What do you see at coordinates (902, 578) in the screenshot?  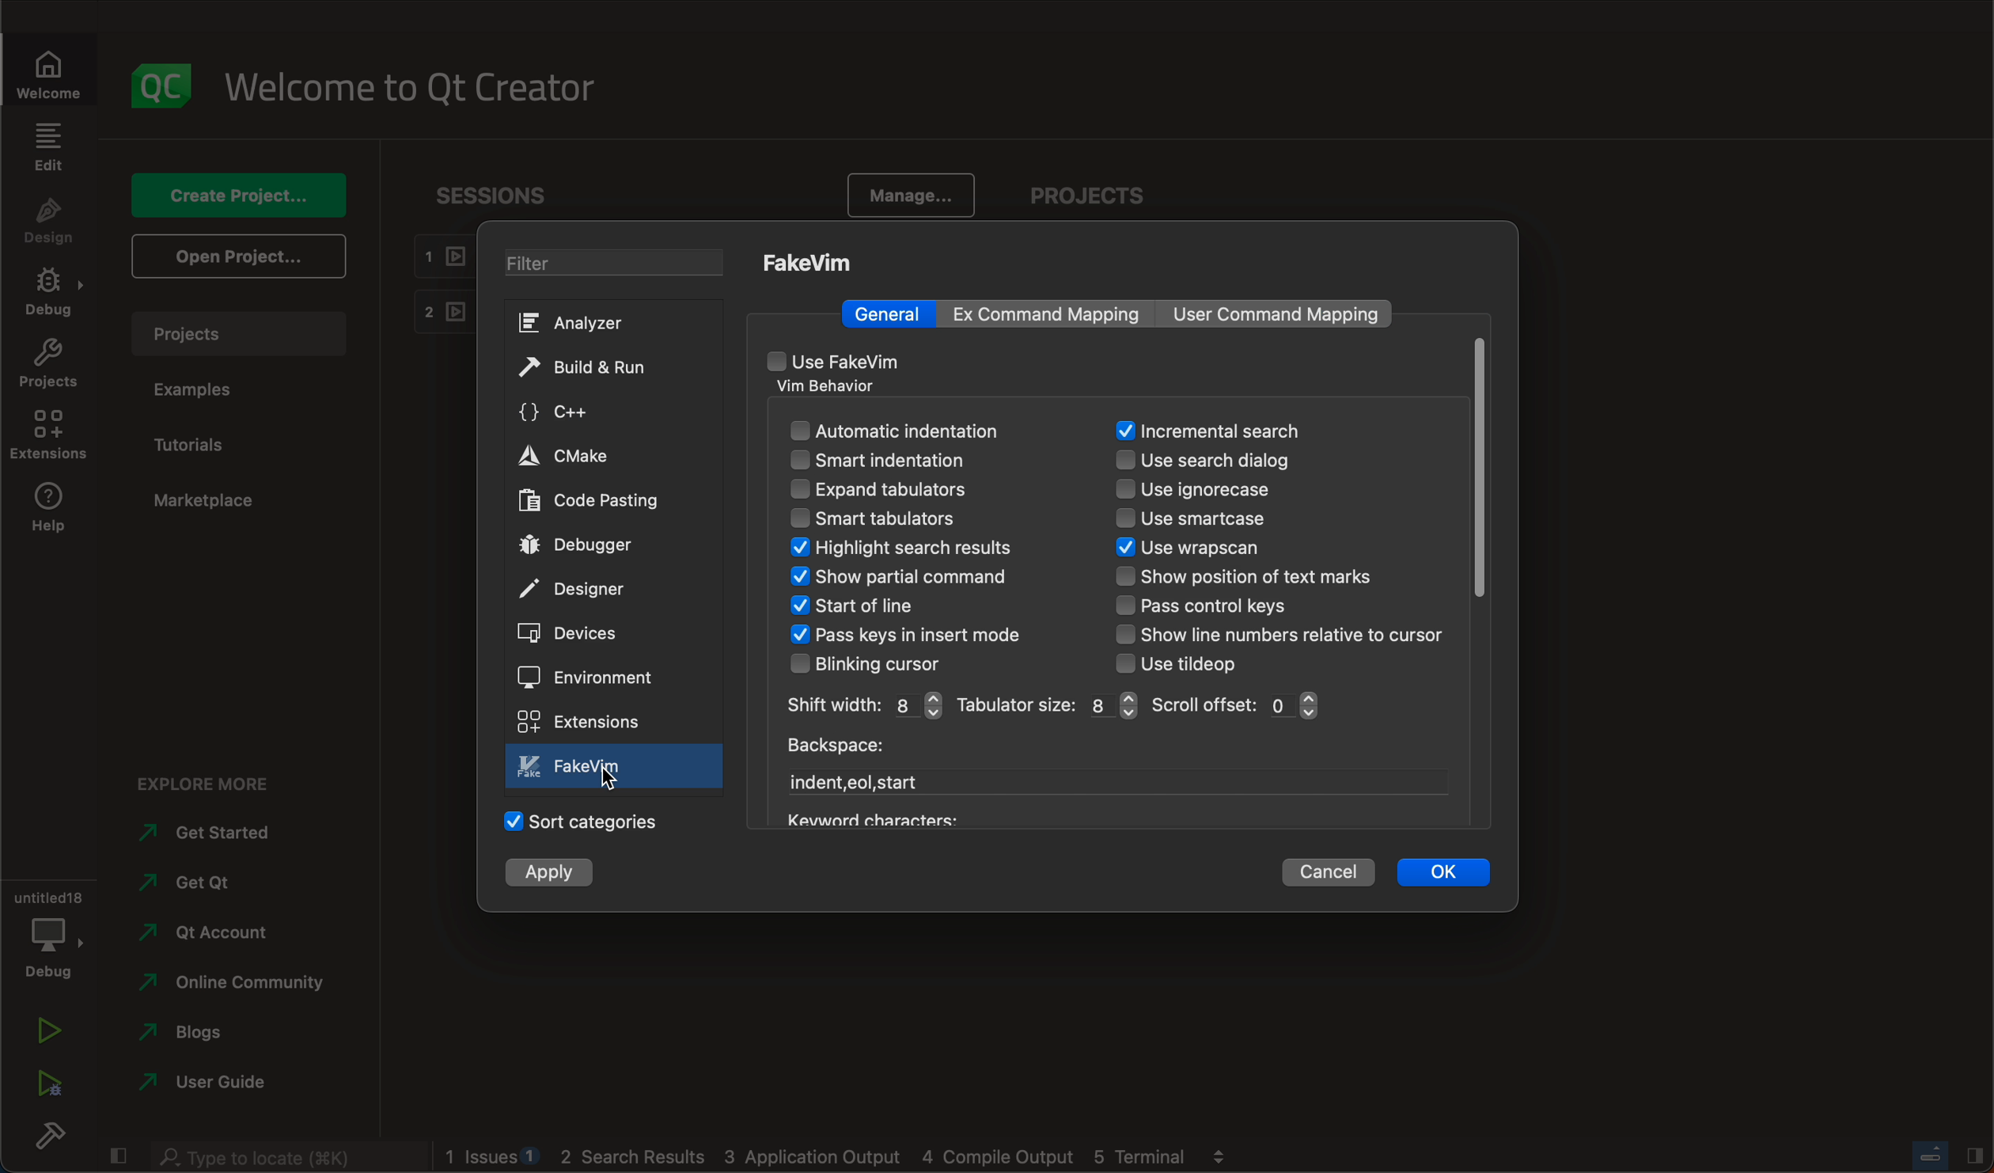 I see `show command` at bounding box center [902, 578].